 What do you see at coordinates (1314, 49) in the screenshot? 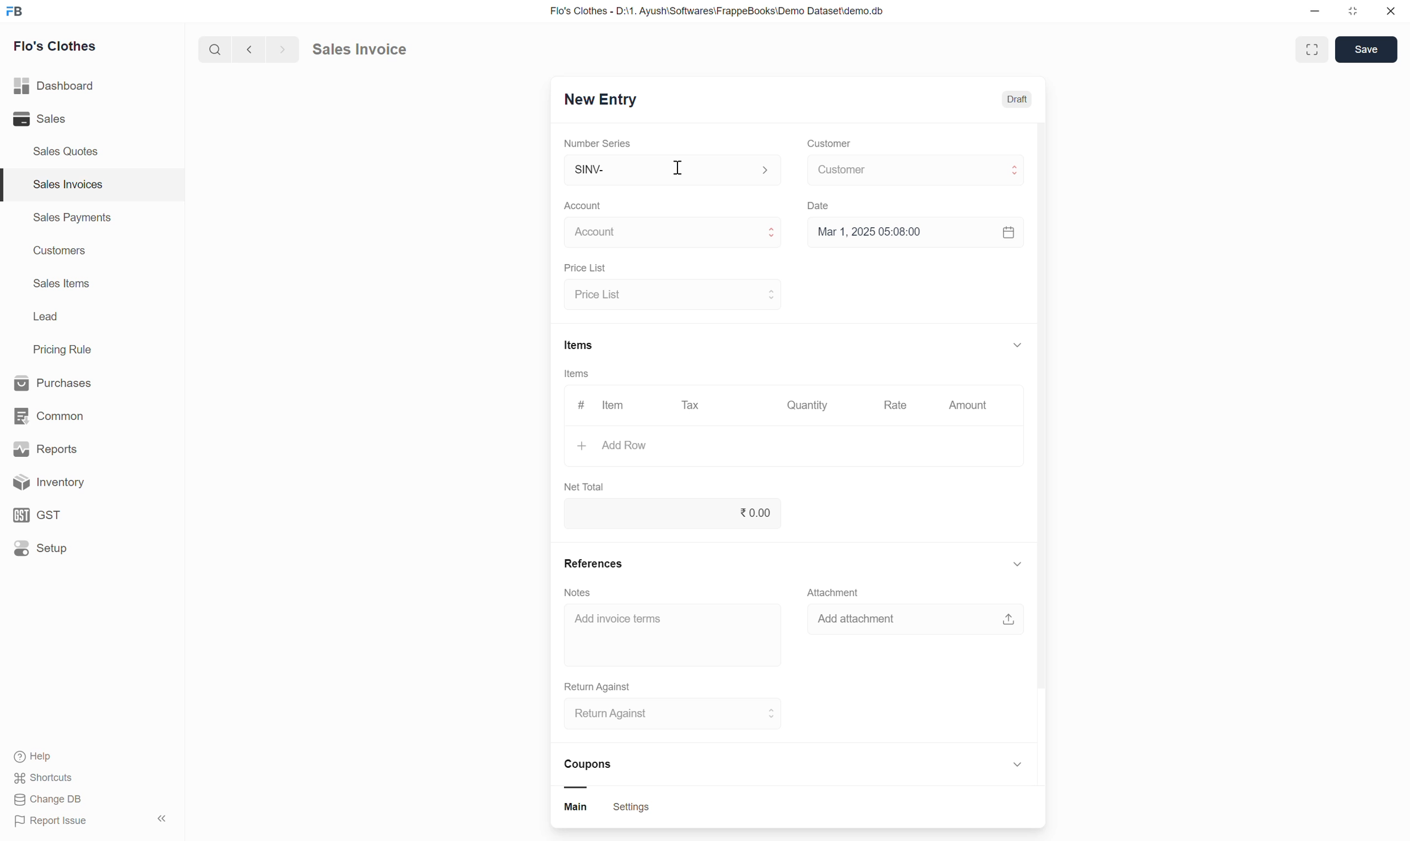
I see `full screen` at bounding box center [1314, 49].